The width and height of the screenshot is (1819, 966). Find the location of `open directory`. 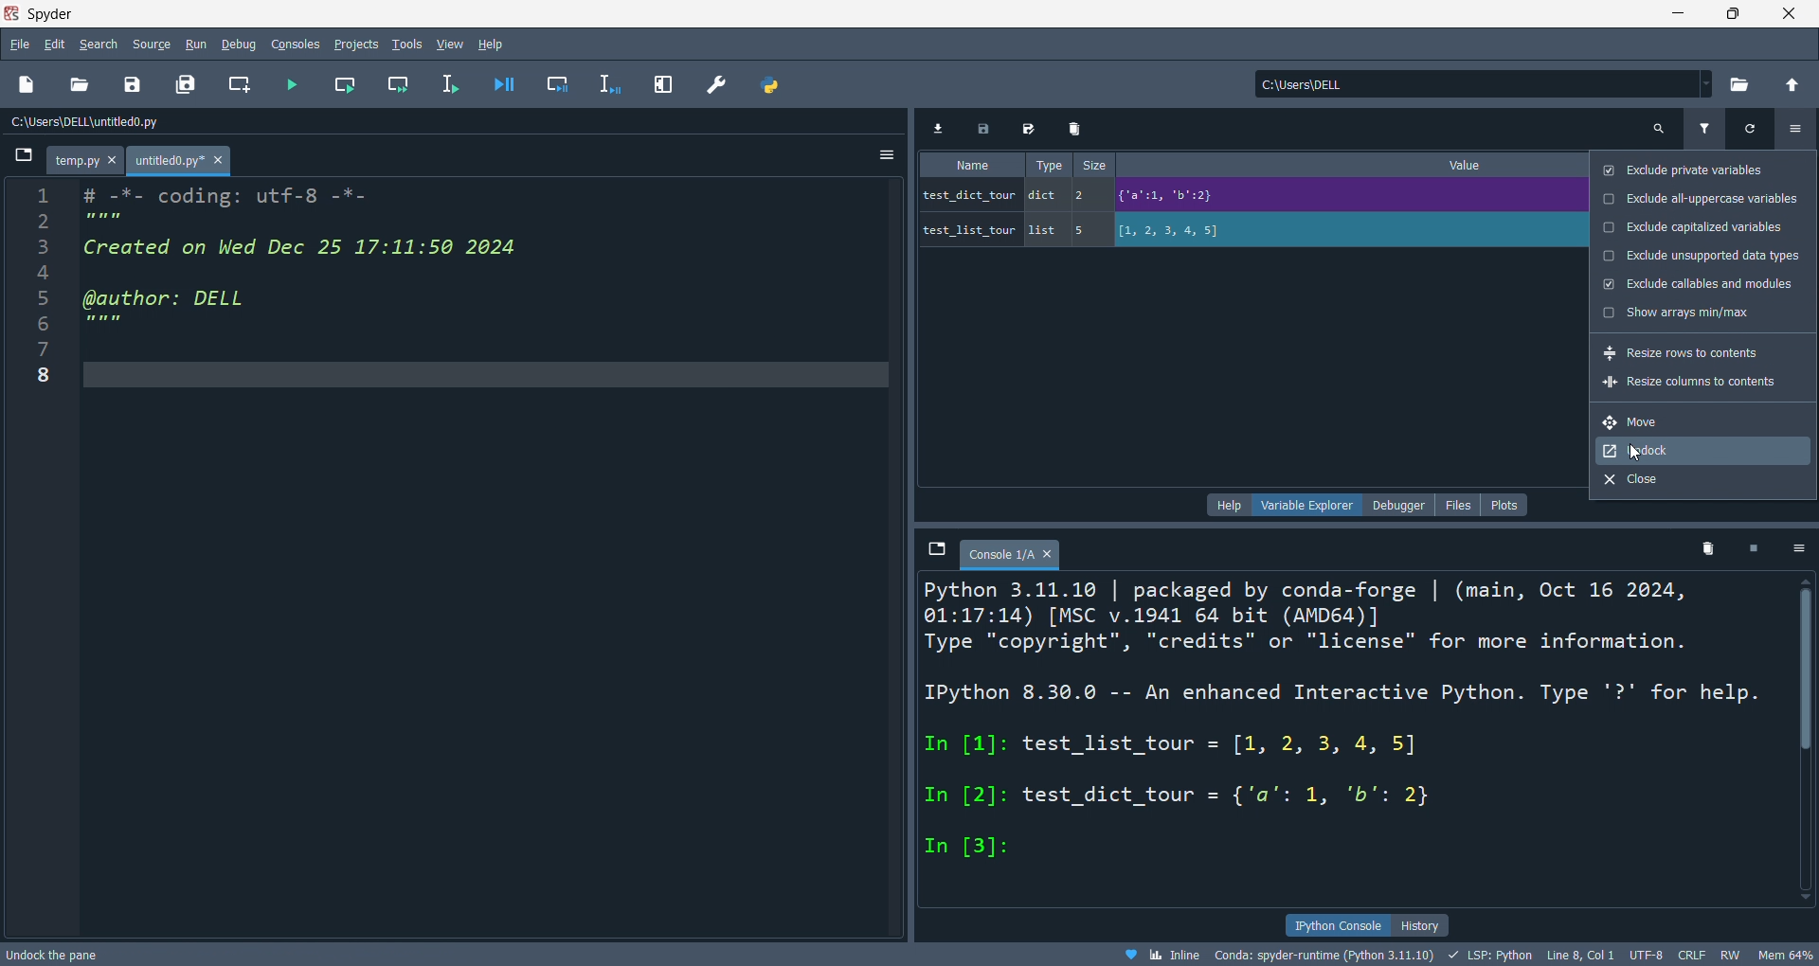

open directory is located at coordinates (1738, 88).